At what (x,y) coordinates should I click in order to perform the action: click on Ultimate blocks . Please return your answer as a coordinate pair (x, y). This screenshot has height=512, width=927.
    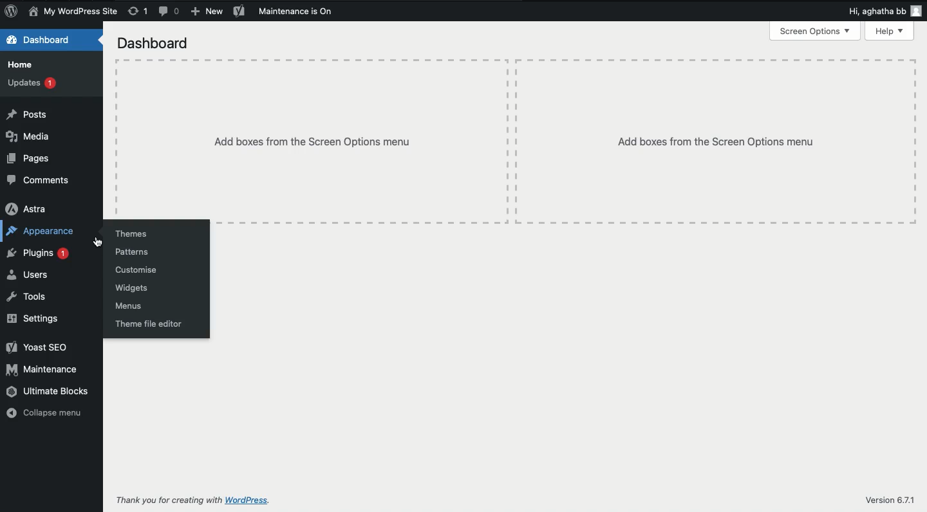
    Looking at the image, I should click on (48, 392).